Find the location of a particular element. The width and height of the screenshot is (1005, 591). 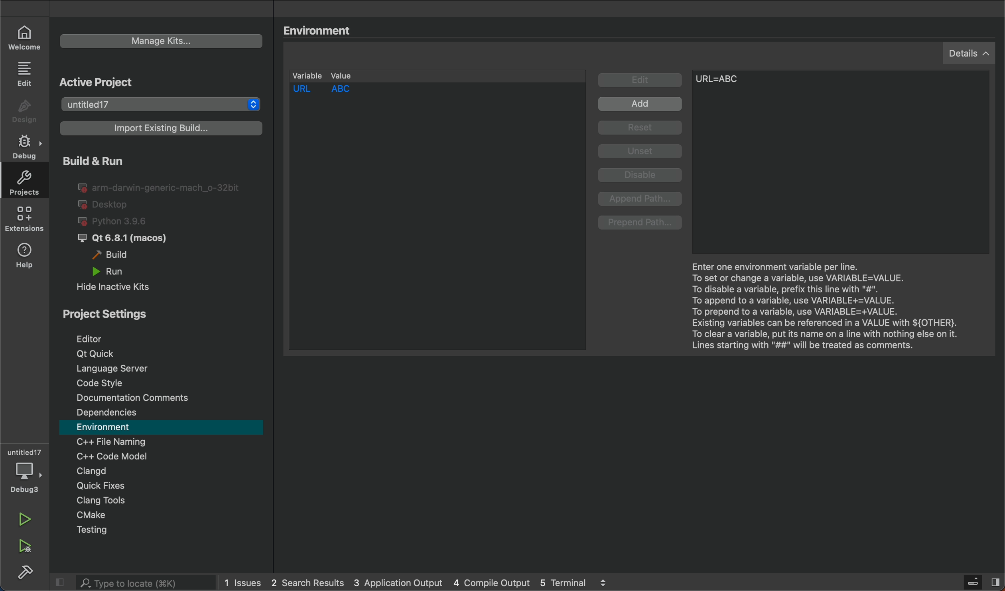

Dependencies  is located at coordinates (164, 413).